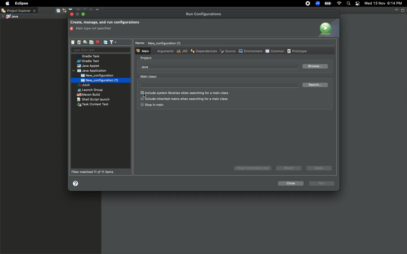  Describe the element at coordinates (10, 17) in the screenshot. I see `Java project` at that location.